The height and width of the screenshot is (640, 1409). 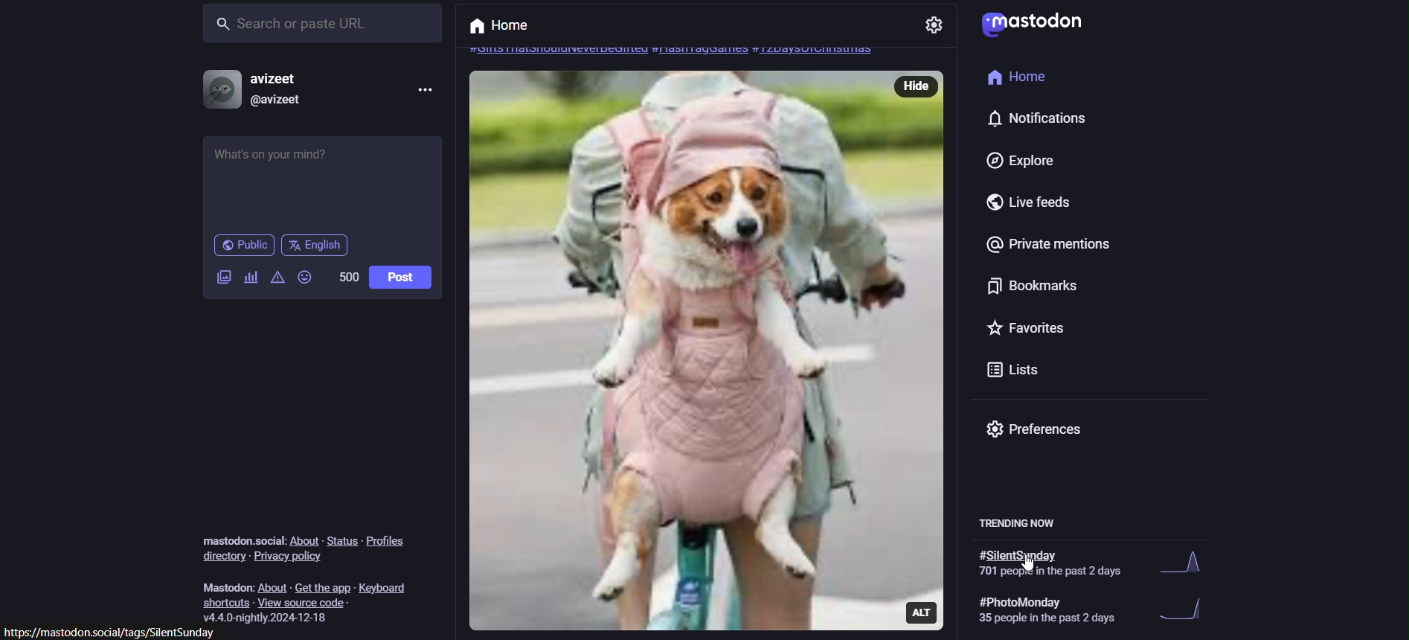 What do you see at coordinates (1044, 249) in the screenshot?
I see `Private mentions` at bounding box center [1044, 249].